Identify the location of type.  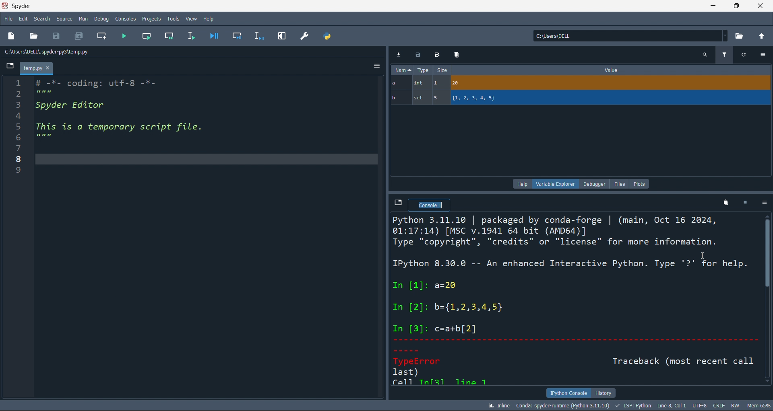
(423, 71).